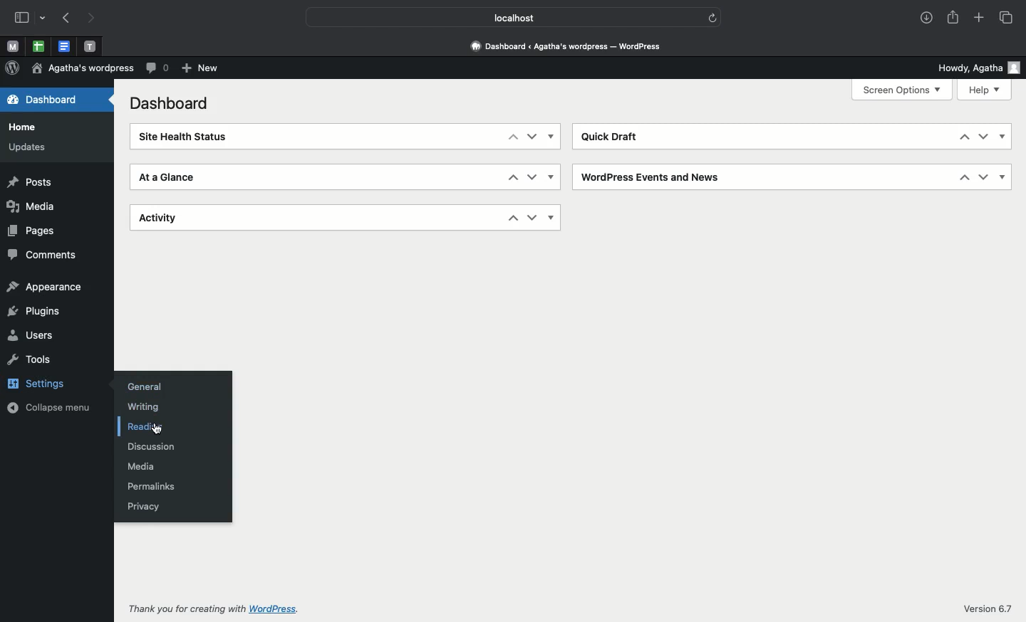  Describe the element at coordinates (47, 100) in the screenshot. I see `Dashboard` at that location.